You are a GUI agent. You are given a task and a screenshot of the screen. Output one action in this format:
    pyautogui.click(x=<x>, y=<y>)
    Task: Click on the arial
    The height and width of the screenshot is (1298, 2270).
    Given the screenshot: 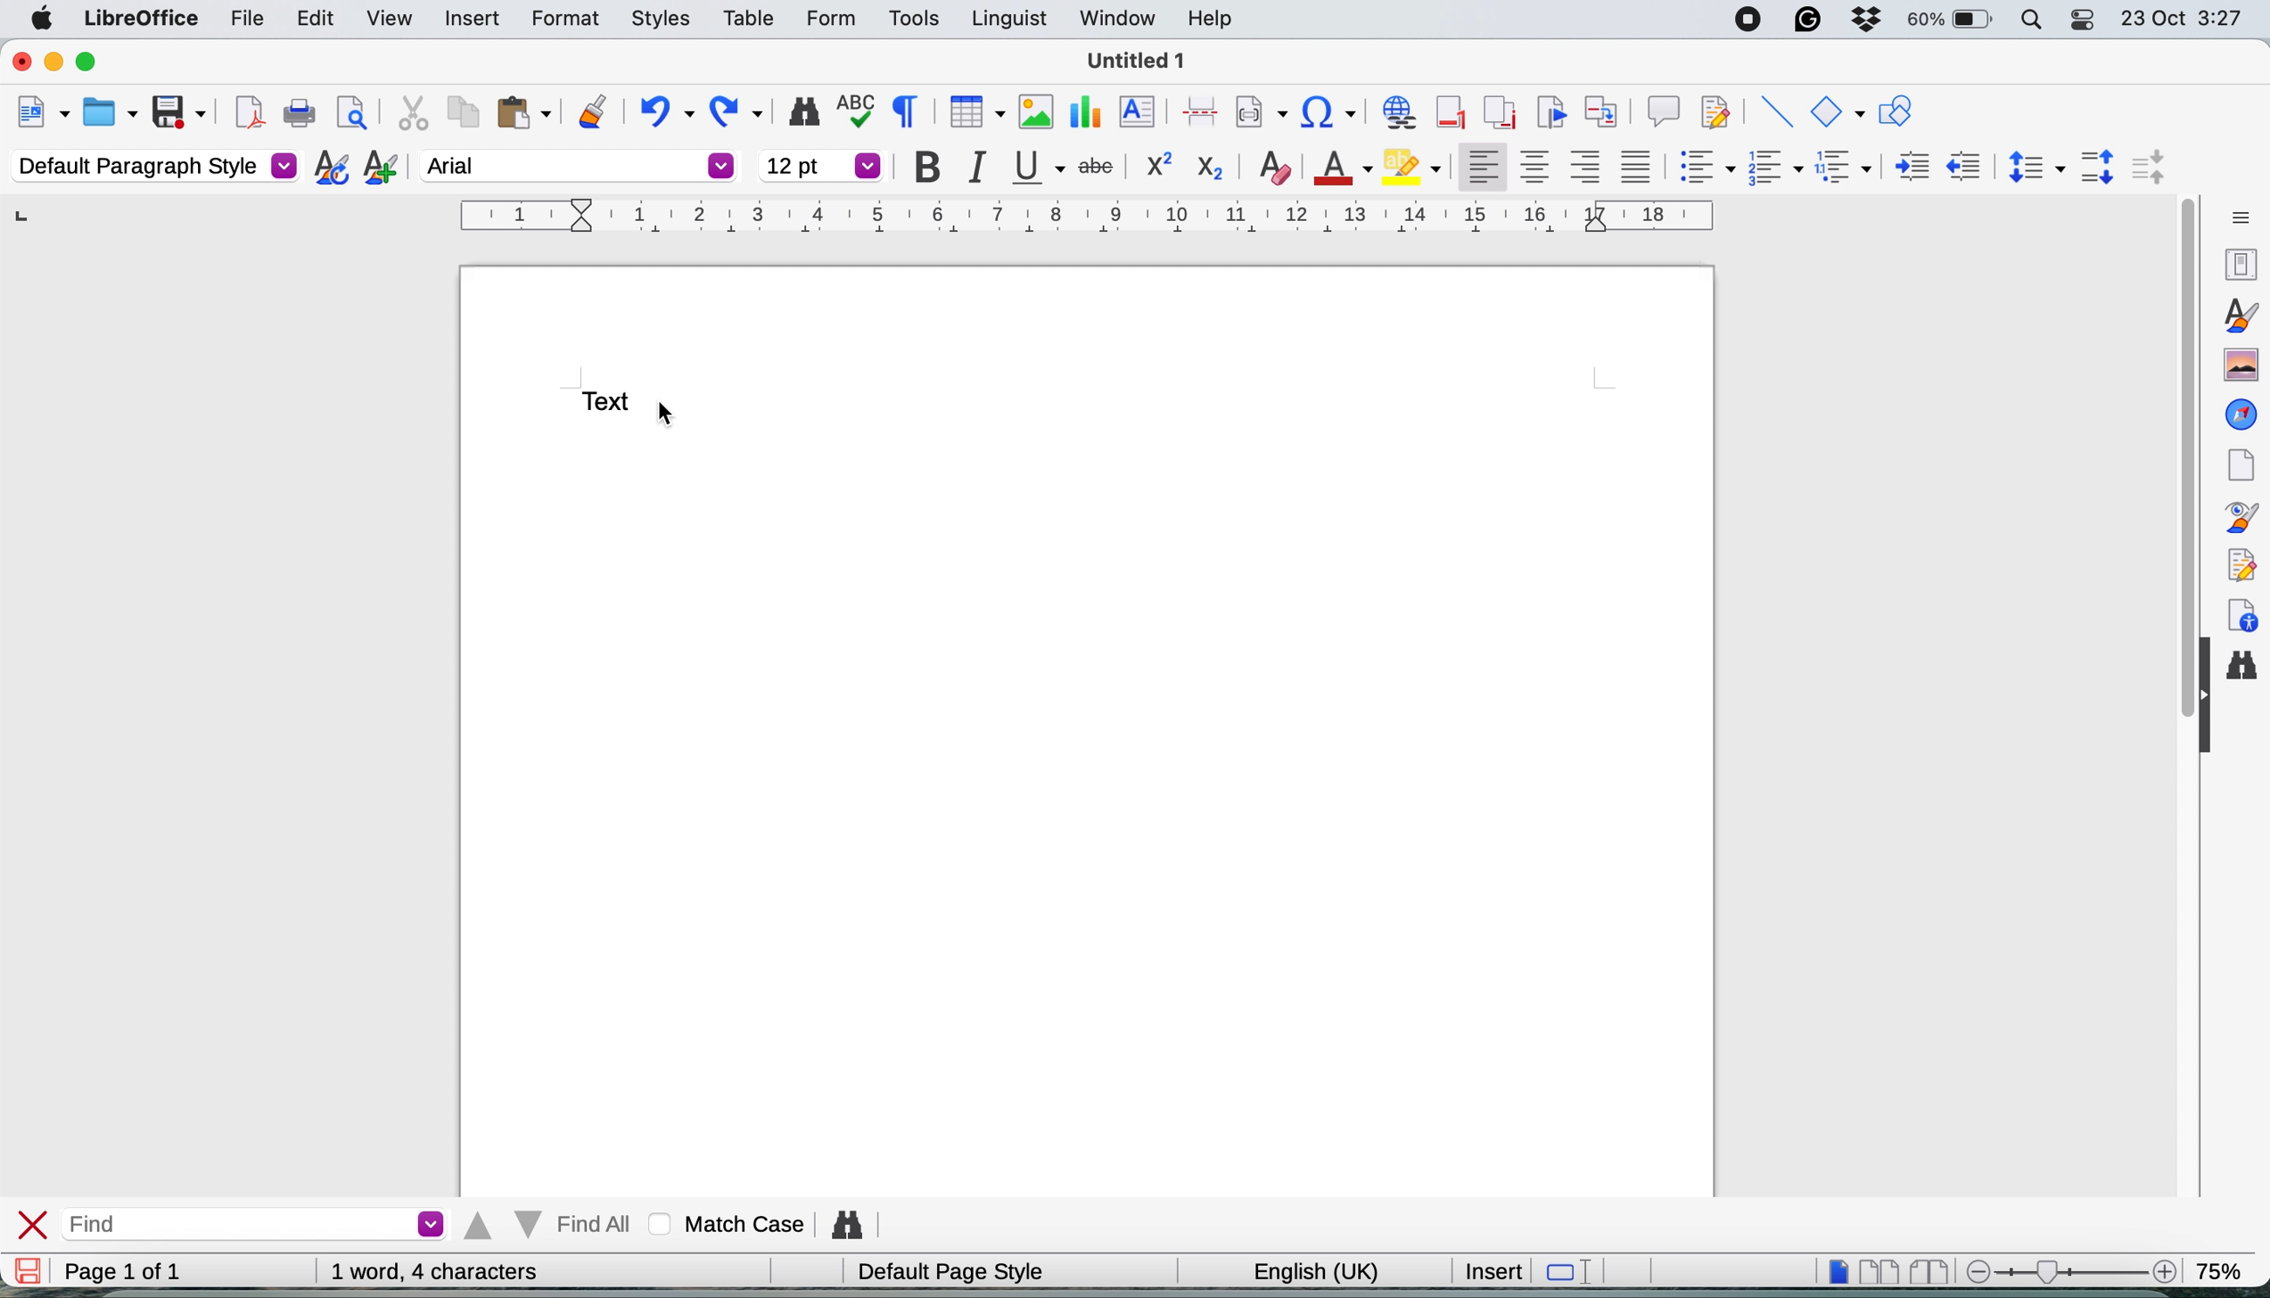 What is the action you would take?
    pyautogui.click(x=580, y=165)
    